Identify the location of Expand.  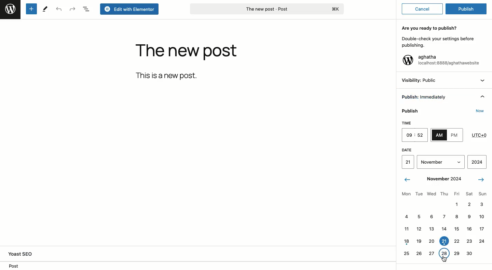
(482, 97).